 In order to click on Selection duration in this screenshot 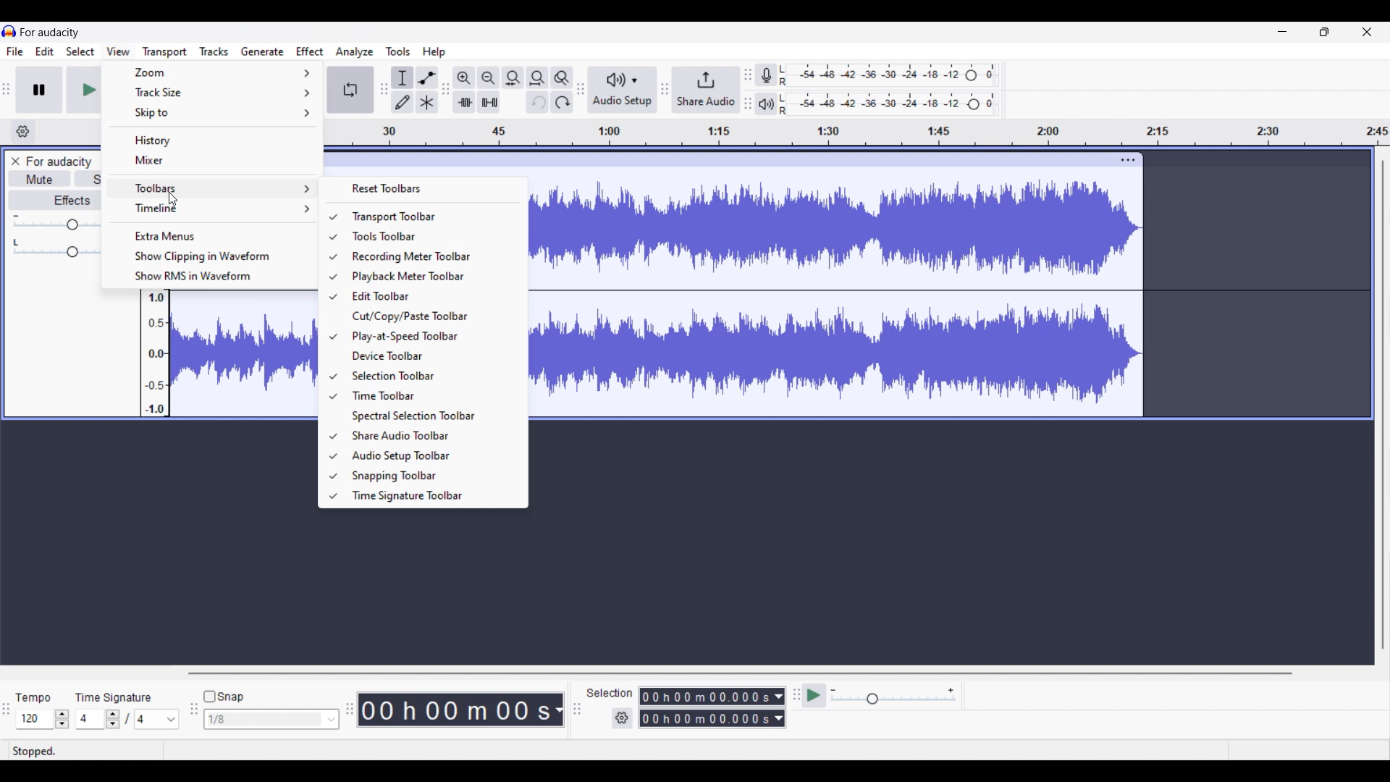, I will do `click(706, 707)`.